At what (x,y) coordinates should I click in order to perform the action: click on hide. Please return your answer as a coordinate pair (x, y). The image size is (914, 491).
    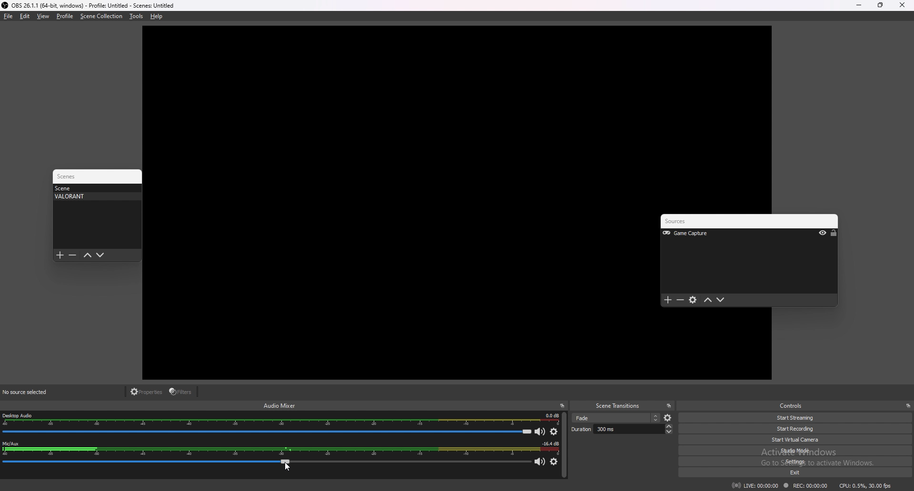
    Looking at the image, I should click on (823, 234).